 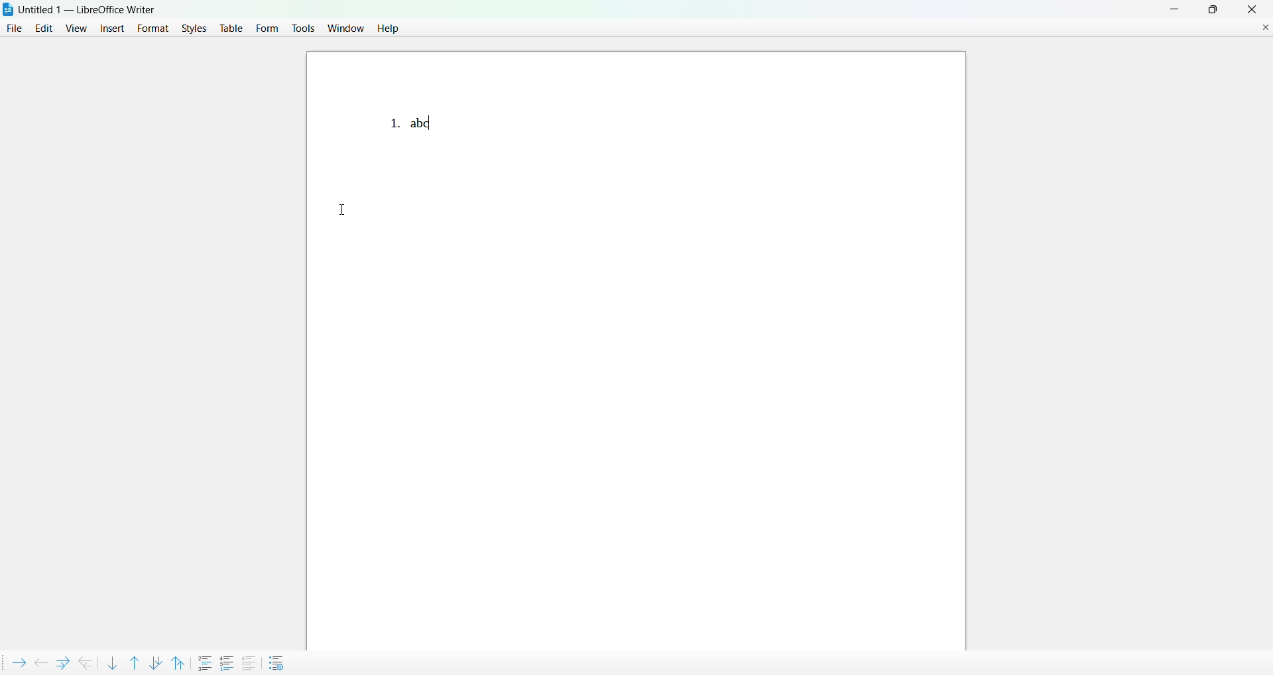 What do you see at coordinates (156, 660) in the screenshot?
I see `move item down with subpoints` at bounding box center [156, 660].